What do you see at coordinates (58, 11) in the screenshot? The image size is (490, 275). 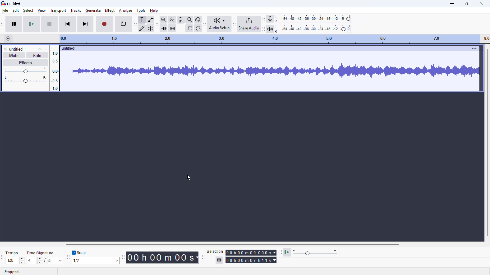 I see `transport` at bounding box center [58, 11].